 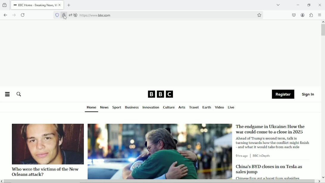 What do you see at coordinates (96, 15) in the screenshot?
I see `https://www bbc.com` at bounding box center [96, 15].